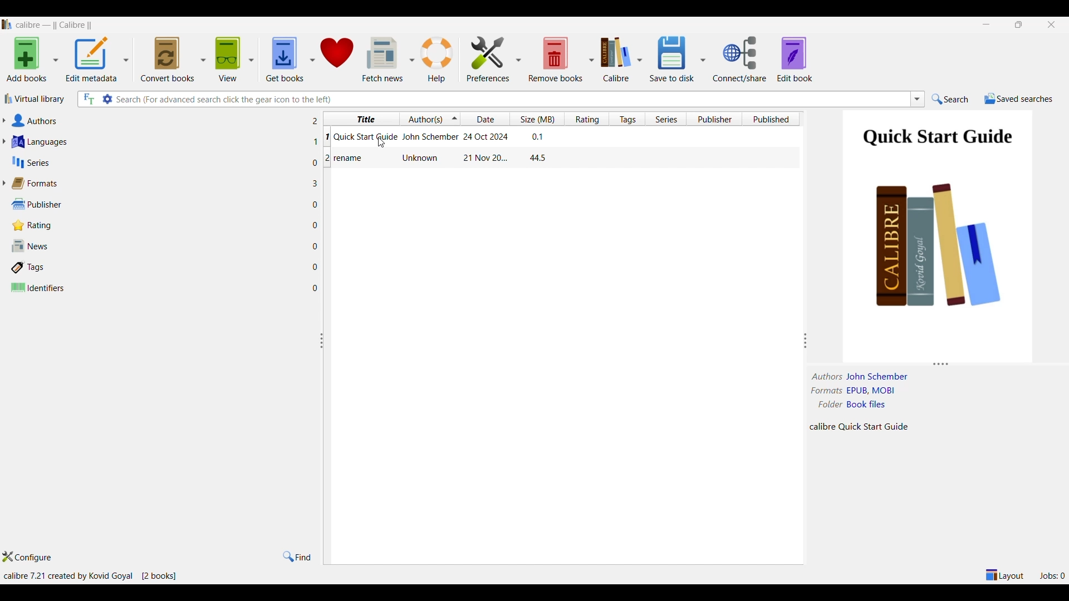 The width and height of the screenshot is (1069, 601). What do you see at coordinates (325, 411) in the screenshot?
I see `Change width of panels attached to this line` at bounding box center [325, 411].